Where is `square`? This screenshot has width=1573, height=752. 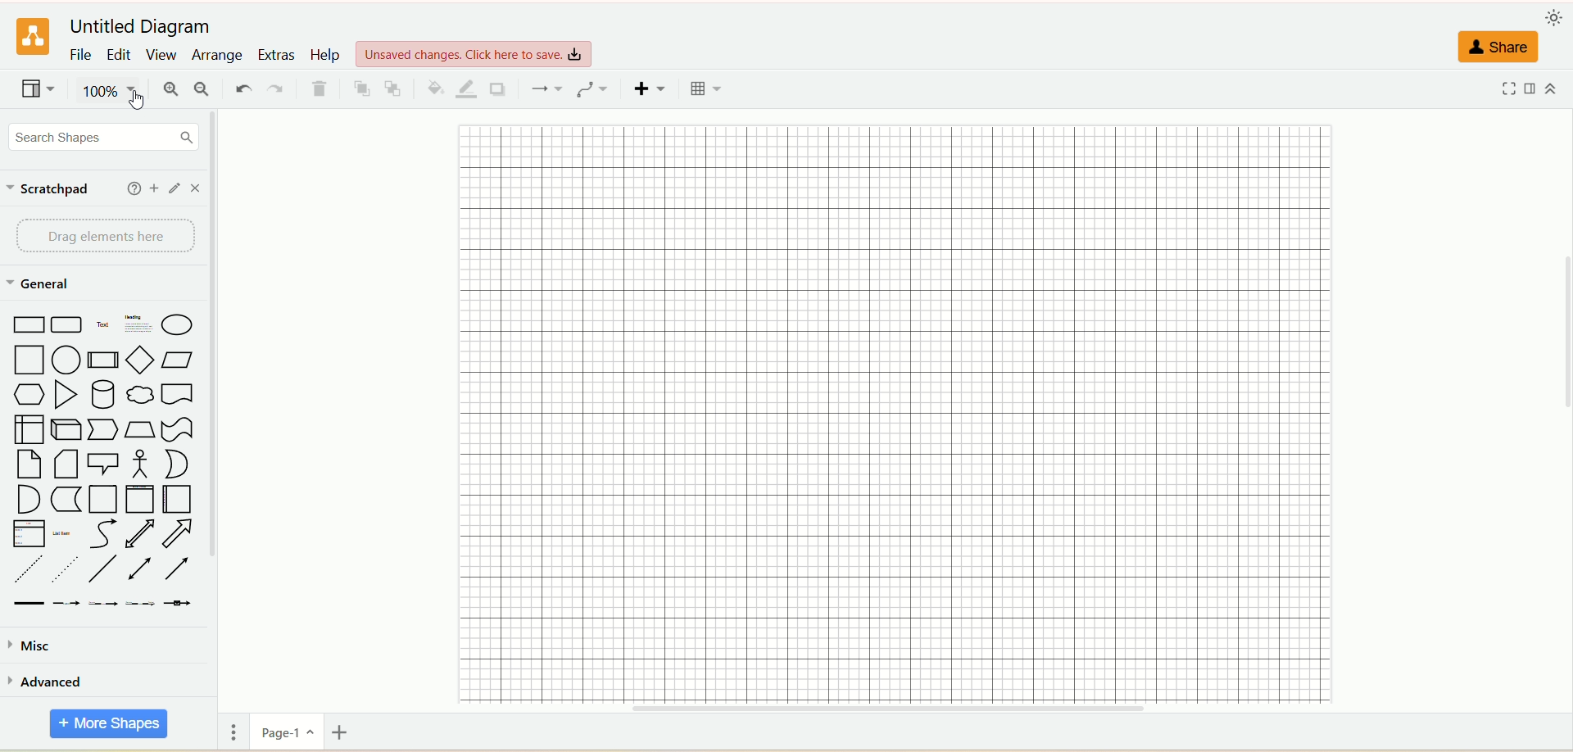
square is located at coordinates (32, 360).